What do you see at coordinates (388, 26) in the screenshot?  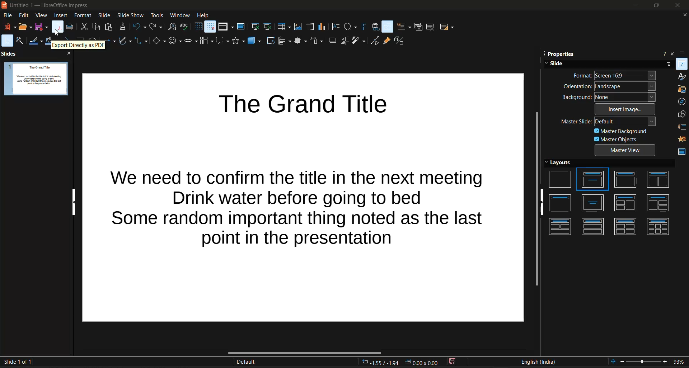 I see `show draw functions` at bounding box center [388, 26].